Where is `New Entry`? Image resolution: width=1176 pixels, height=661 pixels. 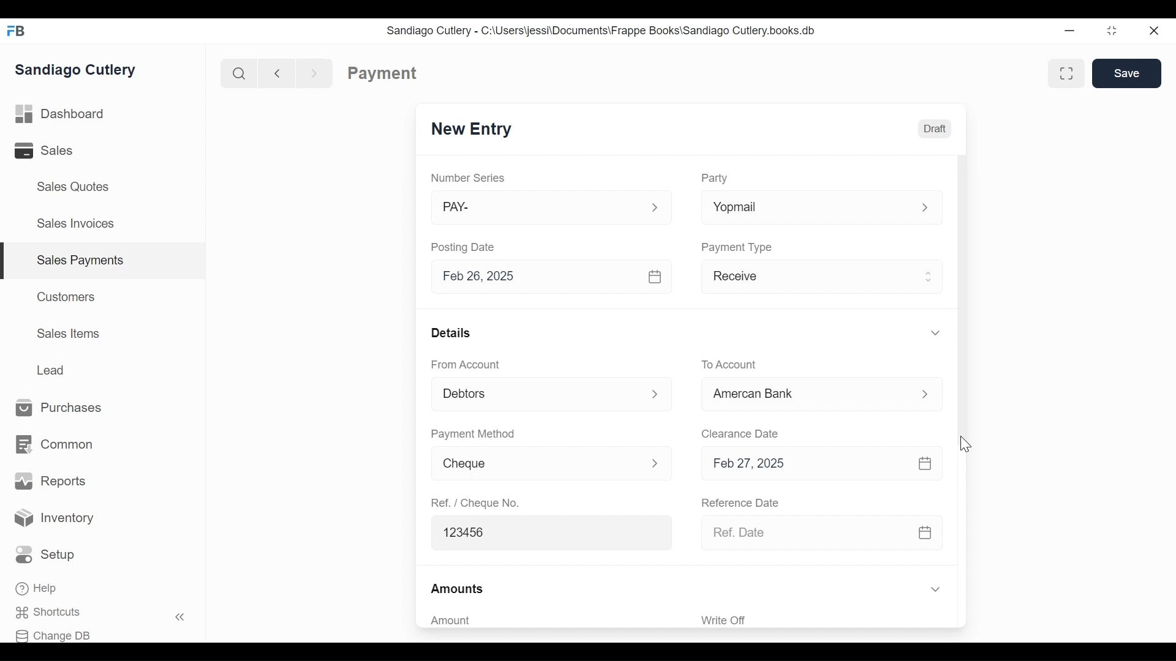 New Entry is located at coordinates (472, 130).